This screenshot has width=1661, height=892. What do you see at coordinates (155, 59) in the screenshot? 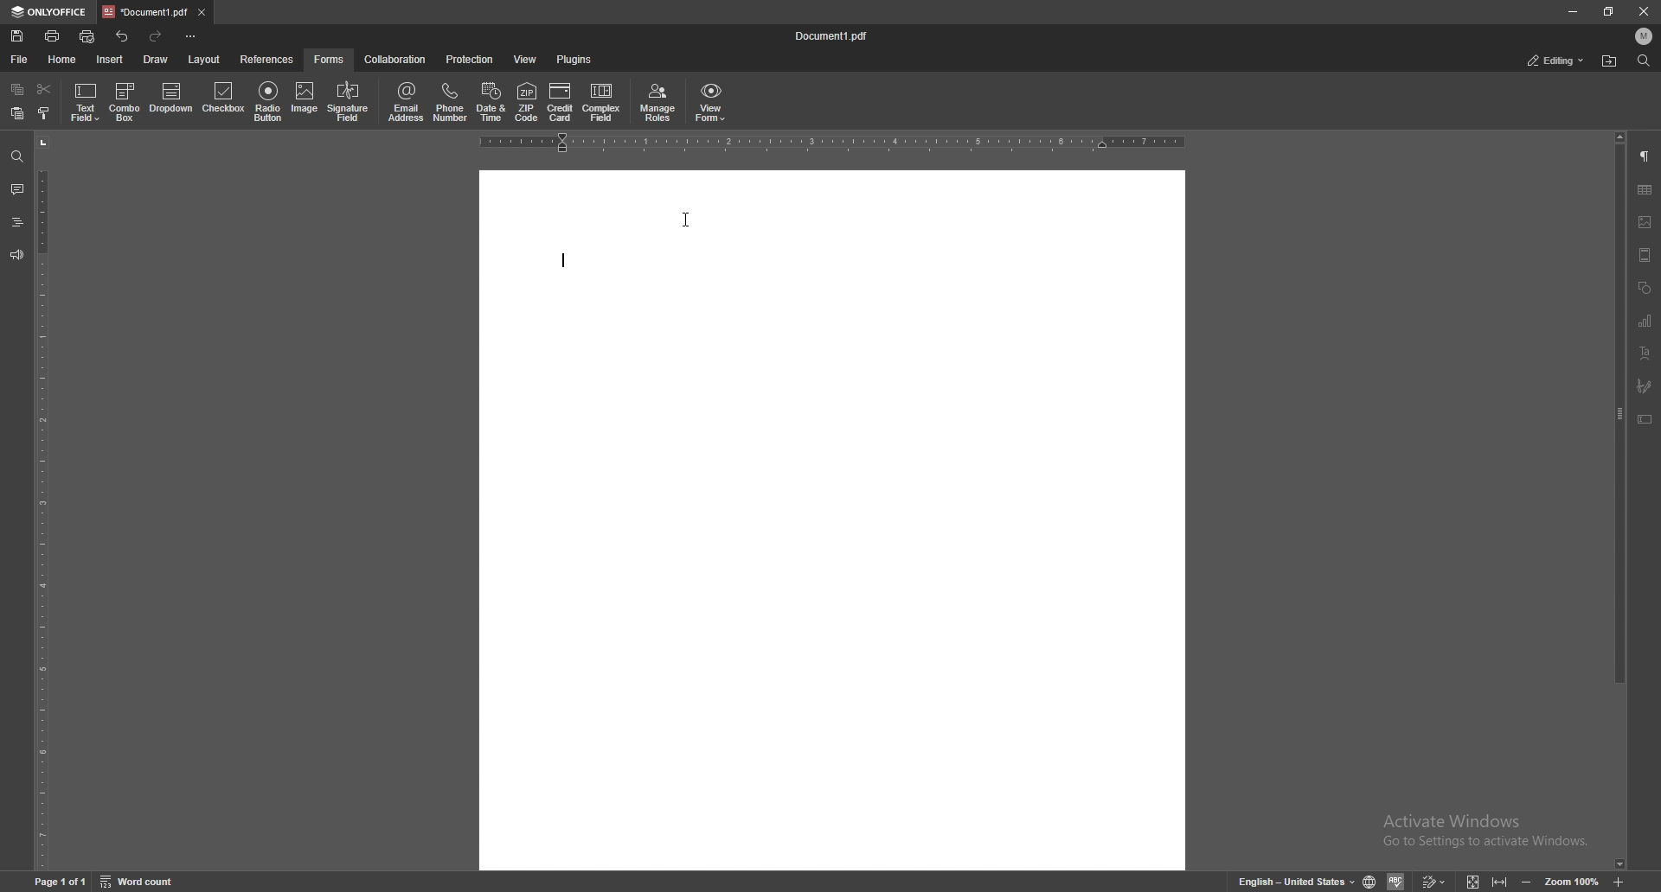
I see `draw` at bounding box center [155, 59].